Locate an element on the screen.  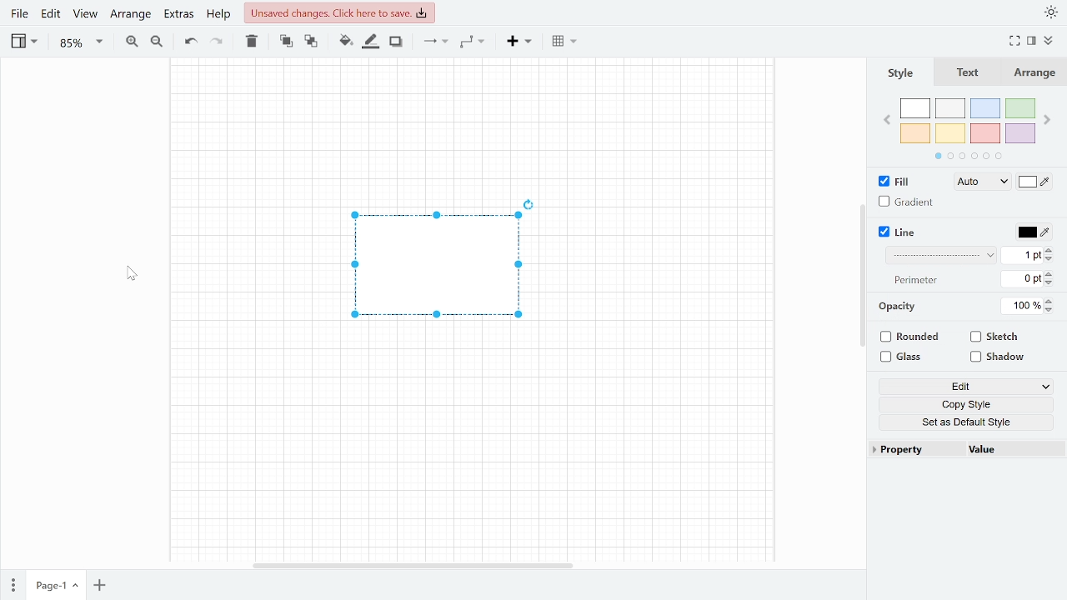
Zoom out is located at coordinates (155, 42).